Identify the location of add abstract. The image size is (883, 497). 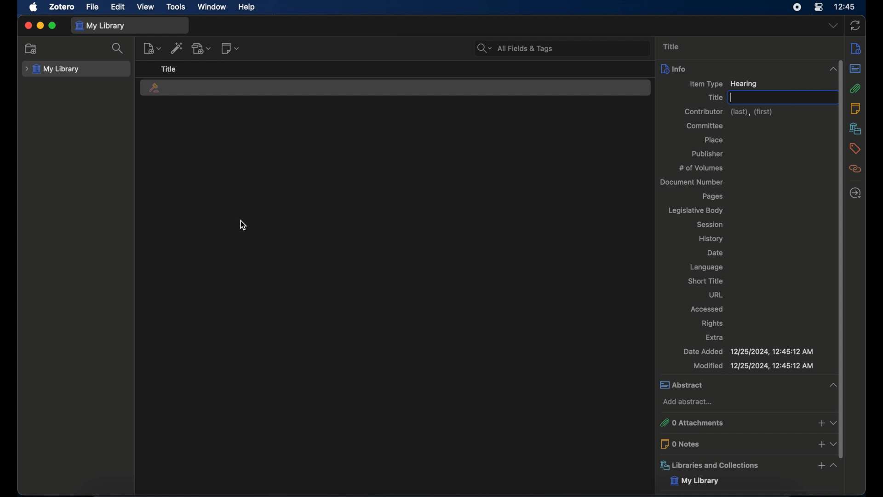
(688, 402).